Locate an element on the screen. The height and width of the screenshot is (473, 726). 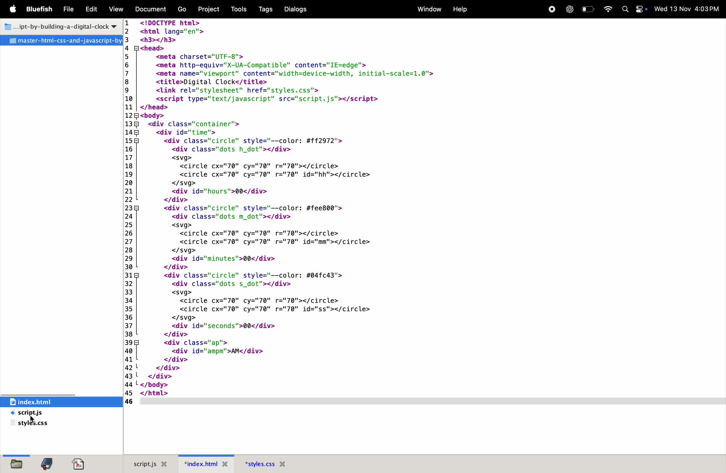
bookmark is located at coordinates (48, 462).